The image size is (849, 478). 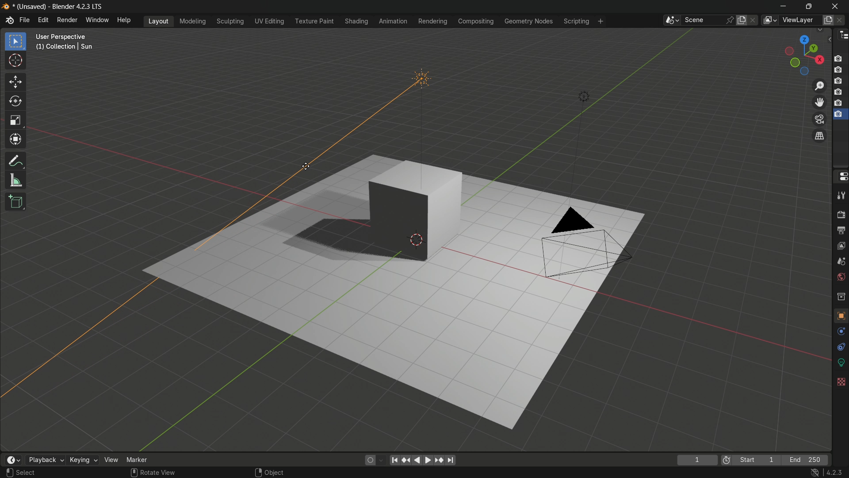 I want to click on geometry nodes, so click(x=530, y=21).